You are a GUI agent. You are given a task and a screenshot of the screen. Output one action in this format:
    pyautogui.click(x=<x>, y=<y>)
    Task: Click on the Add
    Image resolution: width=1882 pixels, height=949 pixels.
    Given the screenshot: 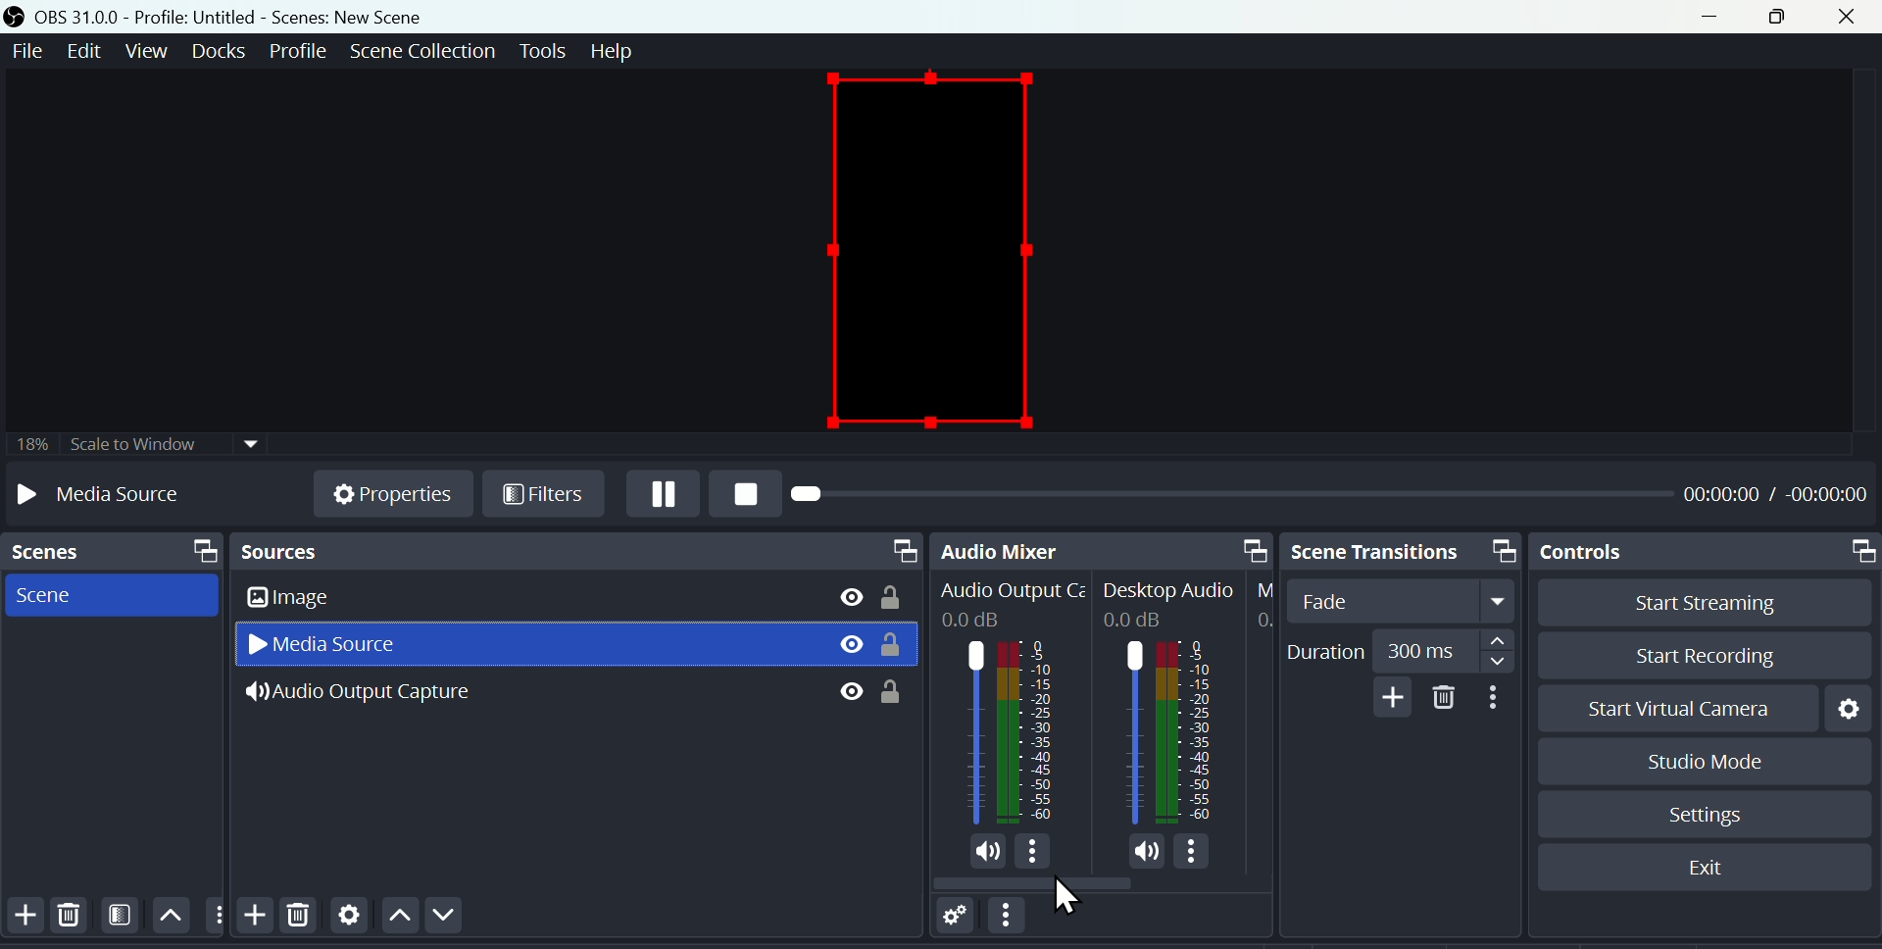 What is the action you would take?
    pyautogui.click(x=1392, y=697)
    